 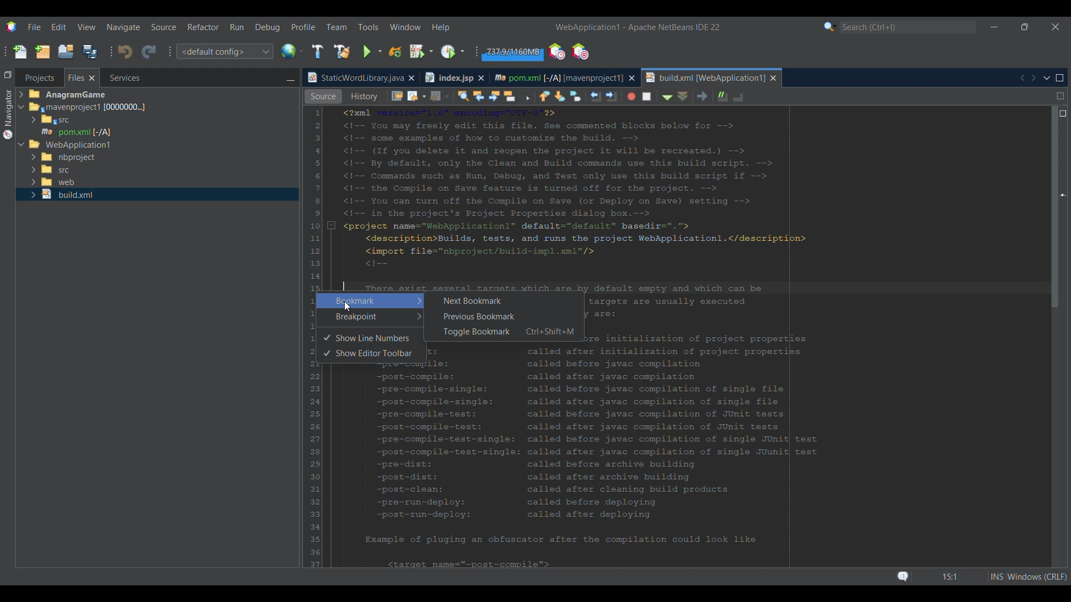 I want to click on File menu, so click(x=34, y=27).